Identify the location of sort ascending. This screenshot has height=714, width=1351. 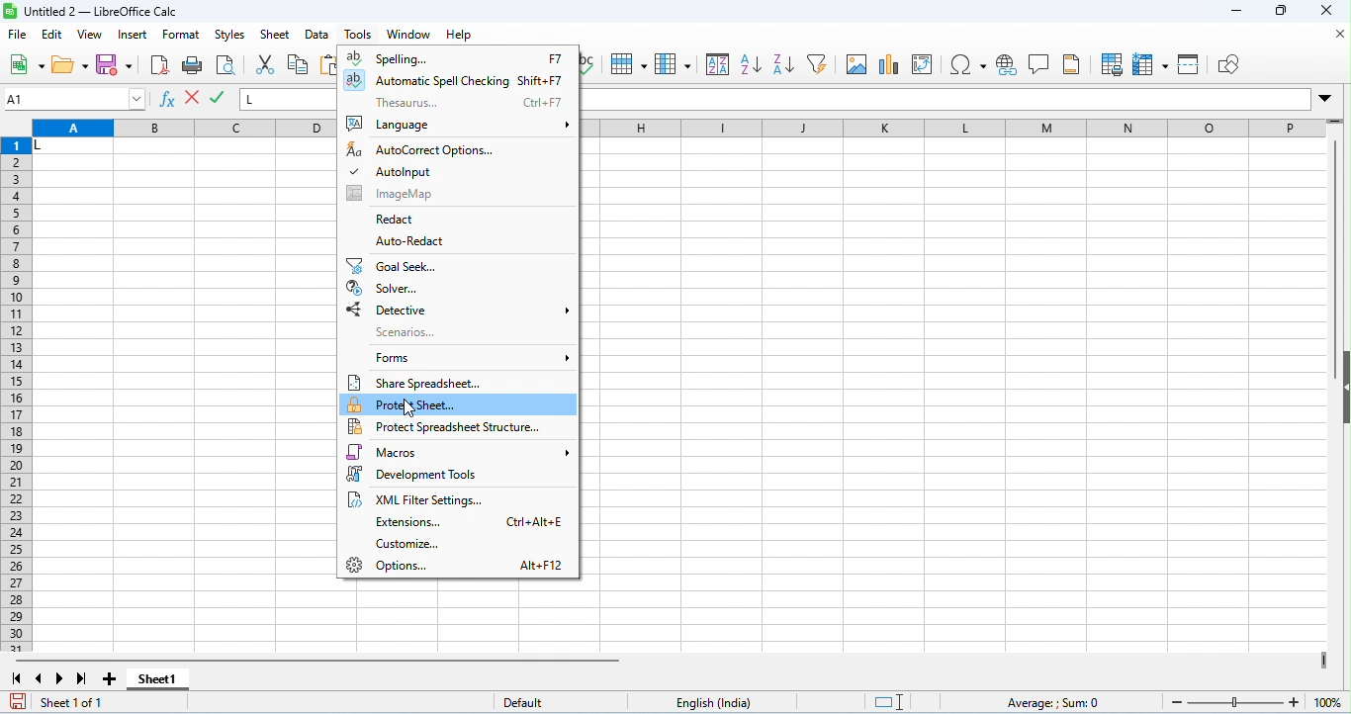
(751, 64).